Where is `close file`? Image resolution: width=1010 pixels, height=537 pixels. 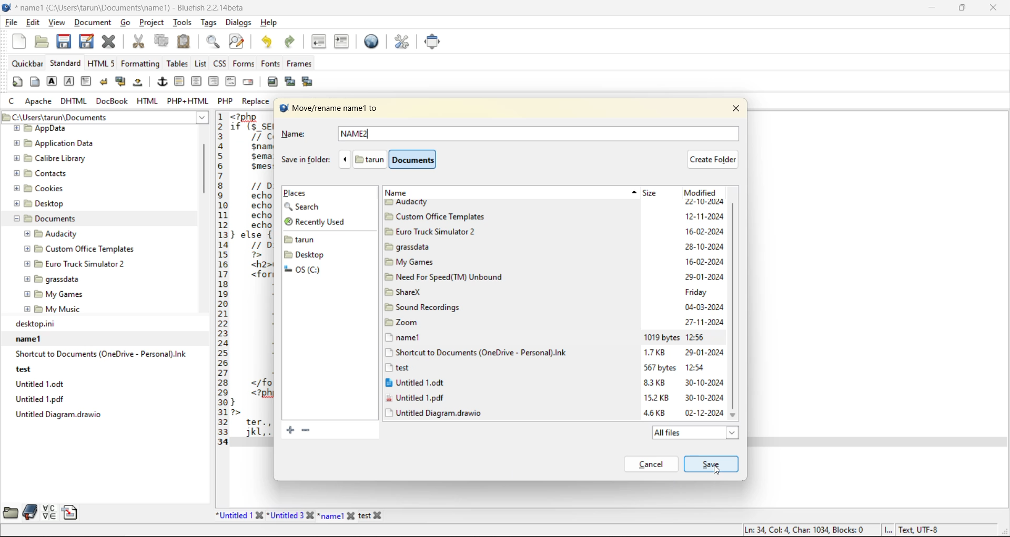
close file is located at coordinates (109, 42).